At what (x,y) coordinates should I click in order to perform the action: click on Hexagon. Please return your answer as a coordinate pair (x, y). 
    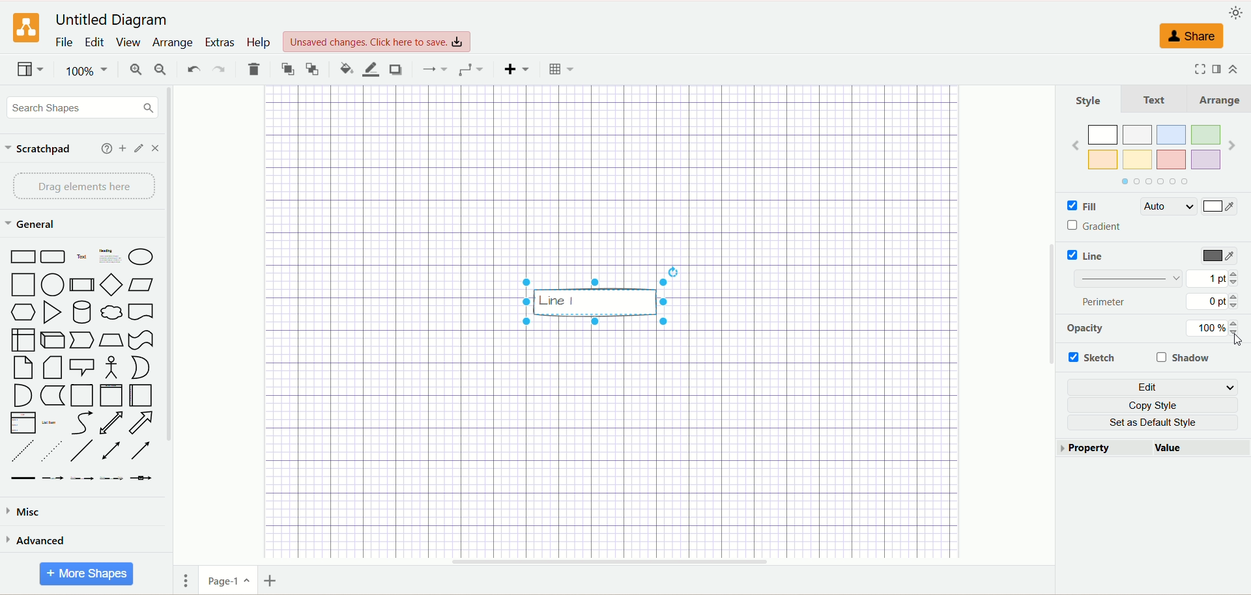
    Looking at the image, I should click on (23, 313).